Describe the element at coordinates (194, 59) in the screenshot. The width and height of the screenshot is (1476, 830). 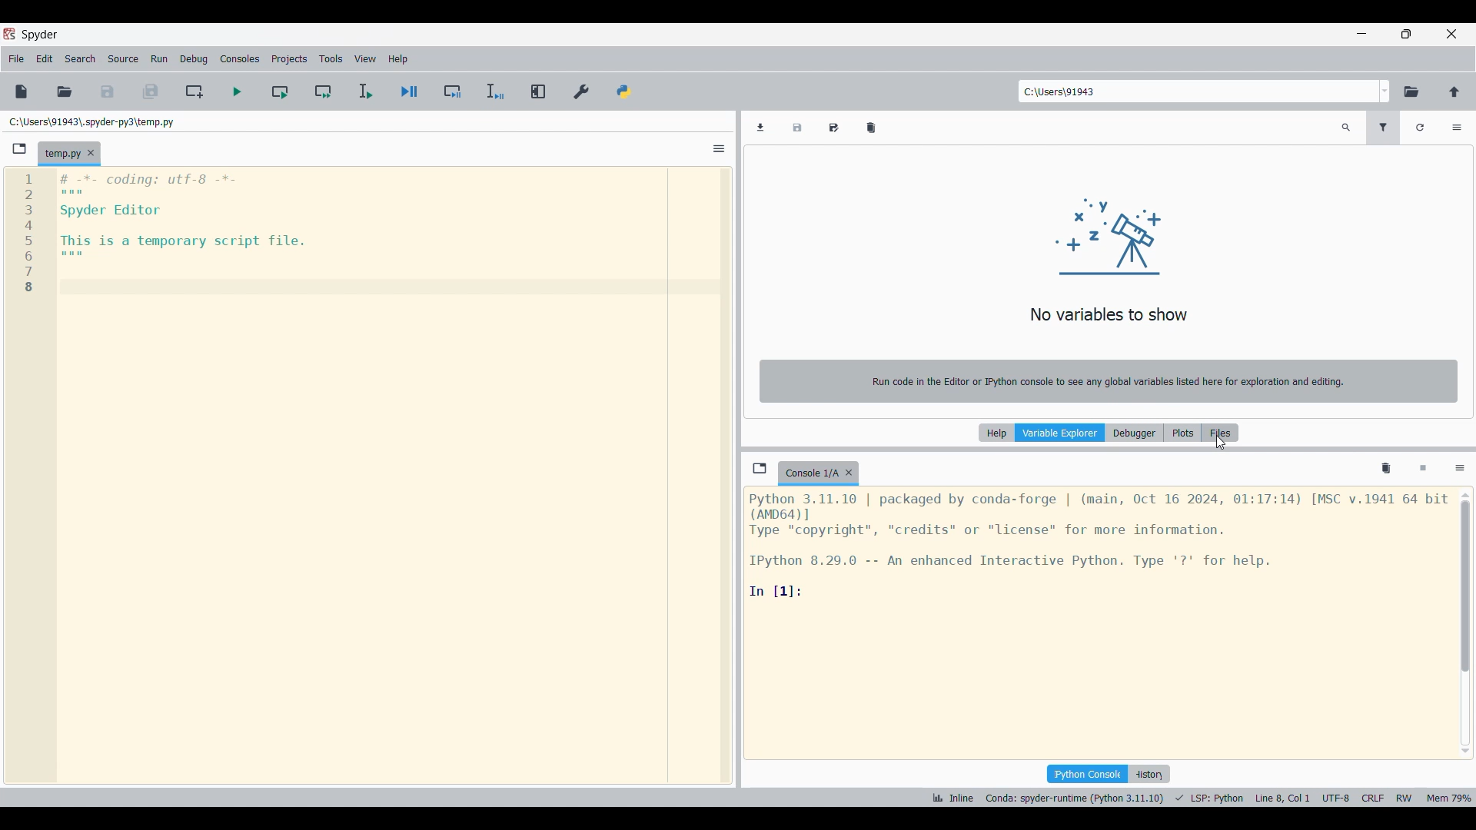
I see `Debug menu` at that location.